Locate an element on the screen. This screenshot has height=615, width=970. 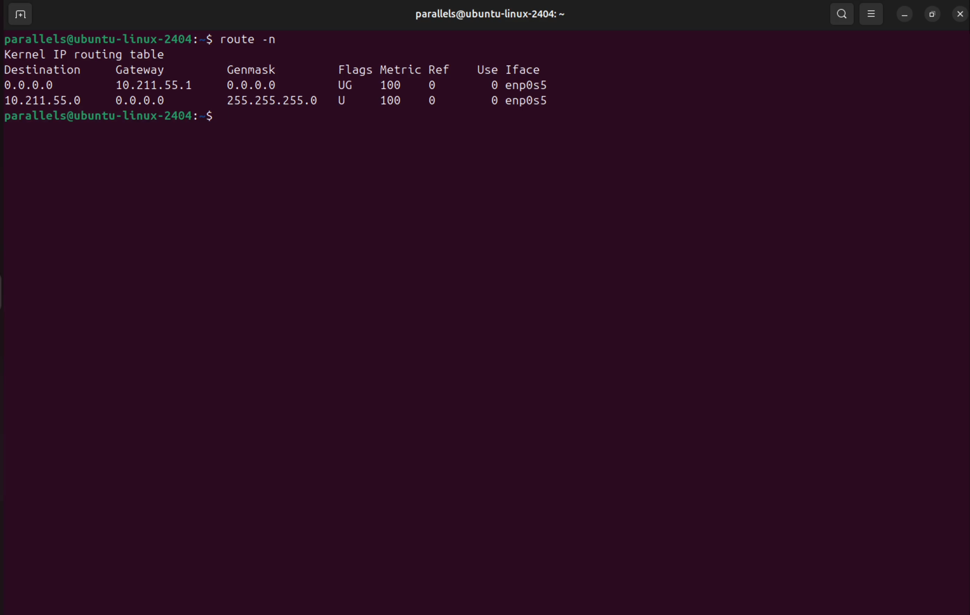
bash prompt is located at coordinates (108, 37).